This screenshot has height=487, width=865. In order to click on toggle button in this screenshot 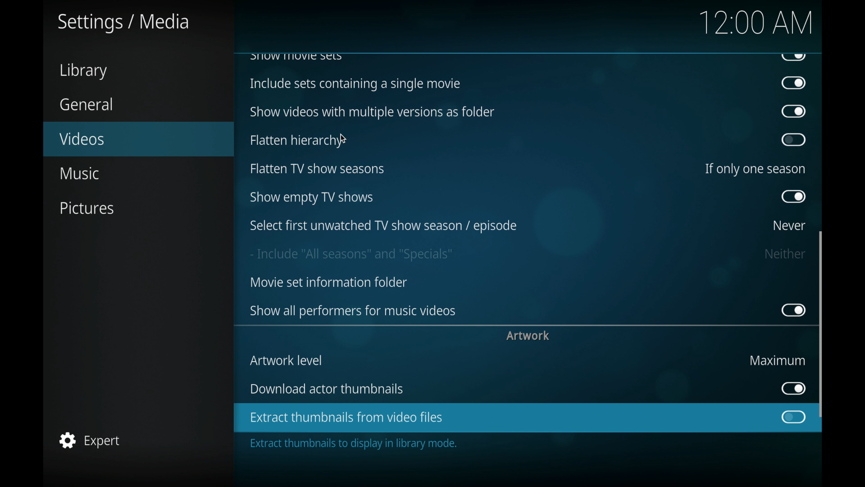, I will do `click(794, 418)`.